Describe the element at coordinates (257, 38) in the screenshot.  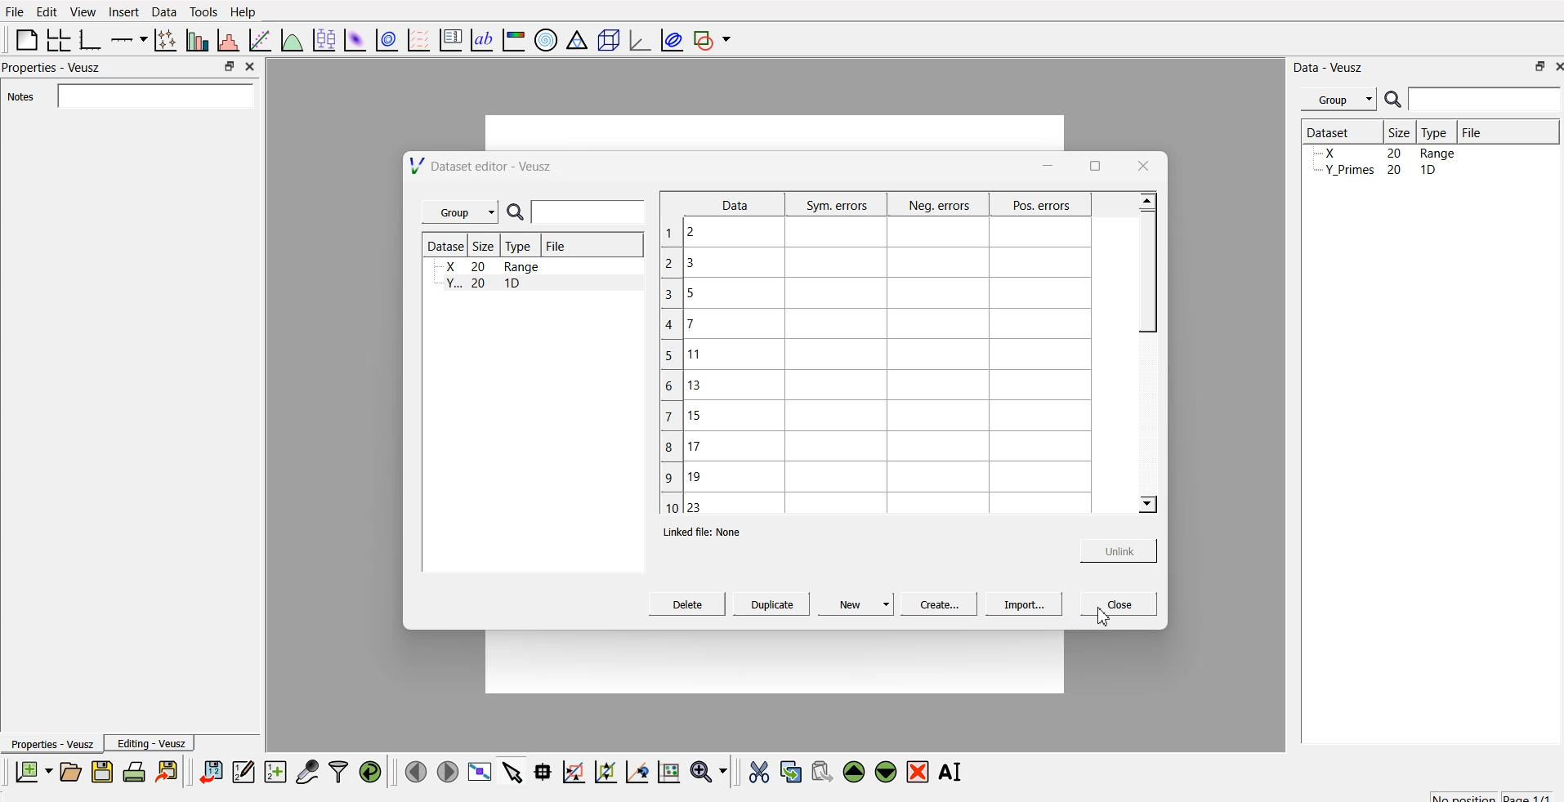
I see `fit function to data` at that location.